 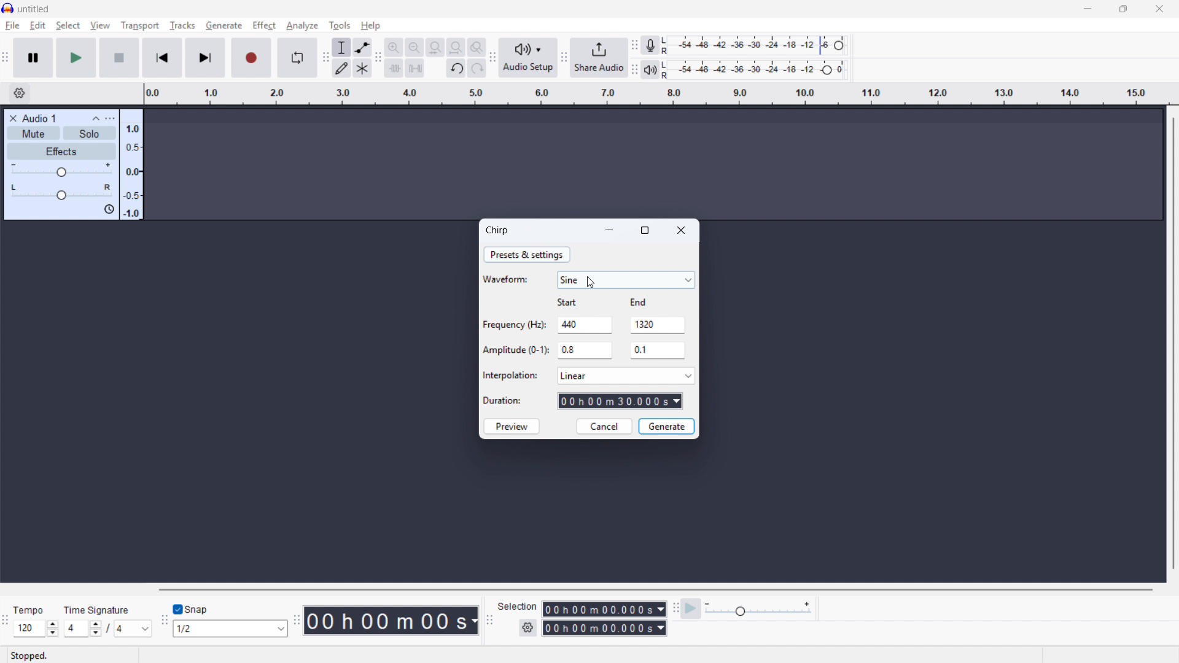 I want to click on Quit selection to width , so click(x=436, y=48).